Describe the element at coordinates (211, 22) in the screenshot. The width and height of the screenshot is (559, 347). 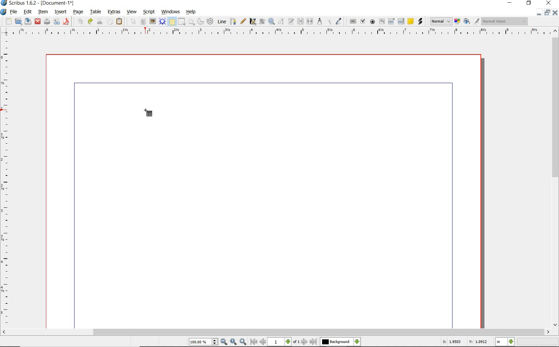
I see `spiral` at that location.